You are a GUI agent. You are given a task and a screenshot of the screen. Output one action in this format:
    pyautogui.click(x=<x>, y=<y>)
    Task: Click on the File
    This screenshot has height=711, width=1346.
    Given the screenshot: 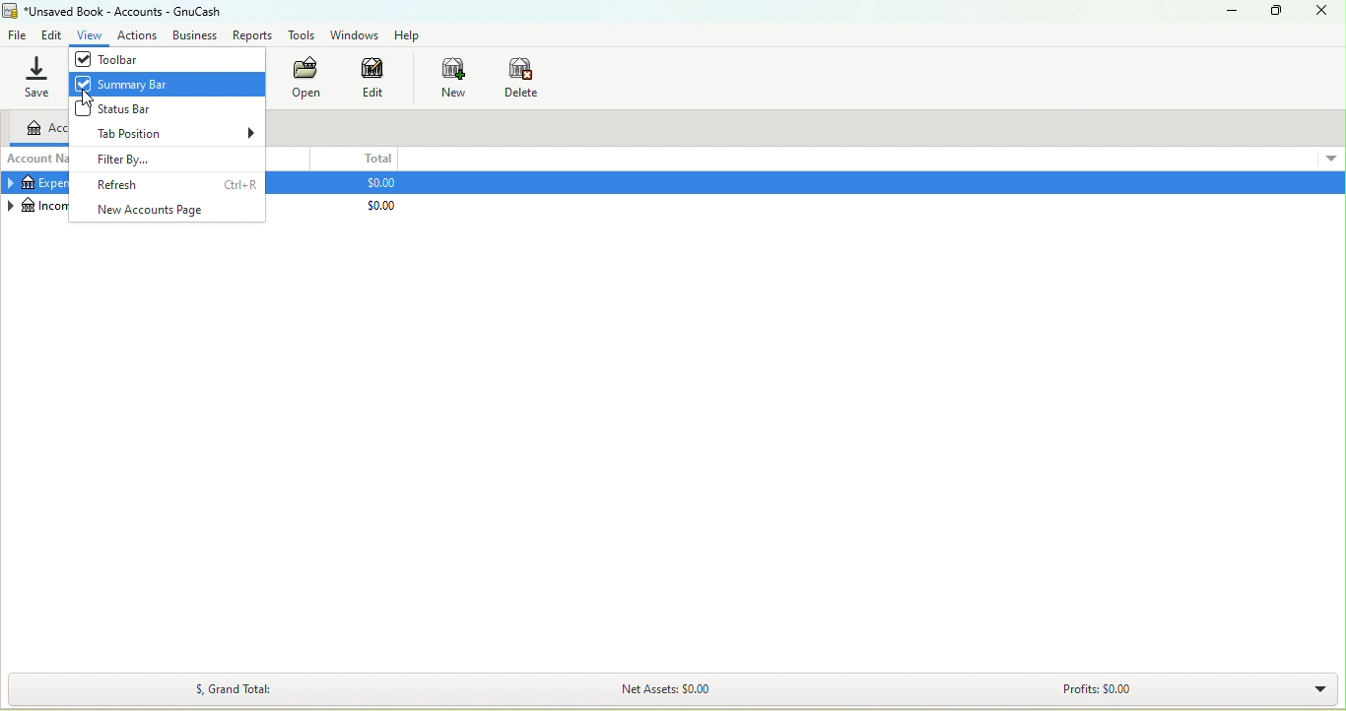 What is the action you would take?
    pyautogui.click(x=18, y=36)
    